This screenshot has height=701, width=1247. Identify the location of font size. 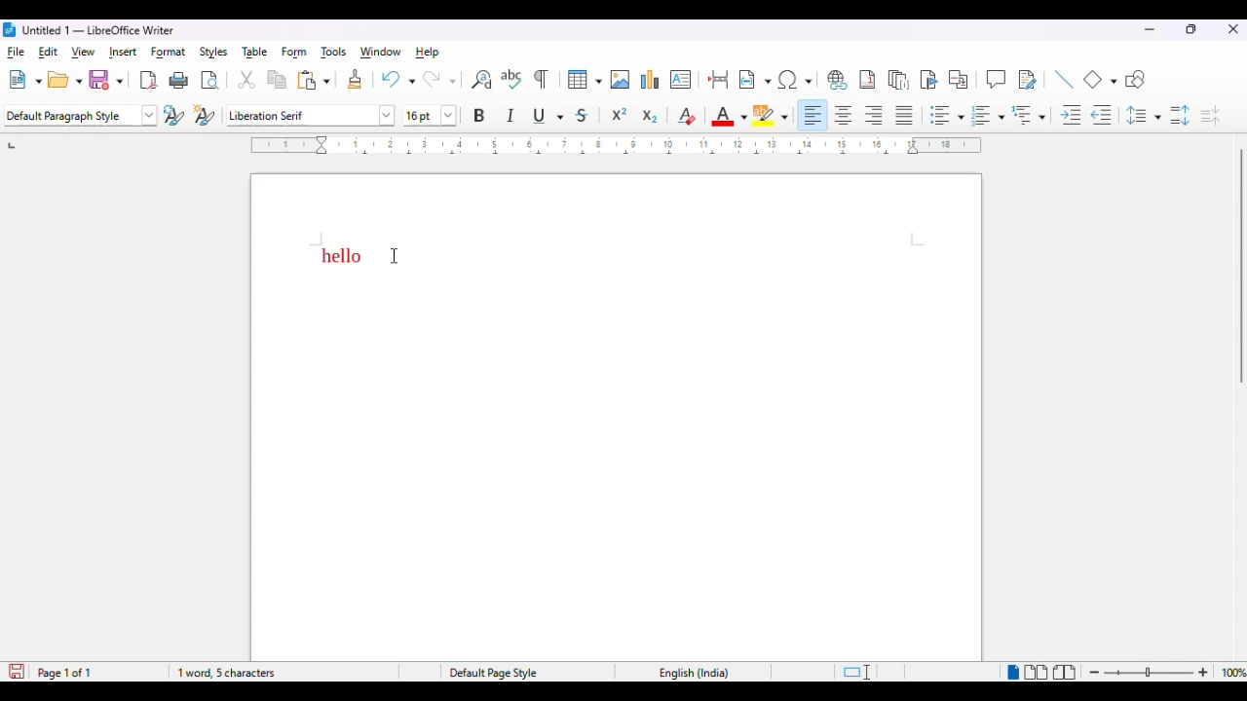
(431, 116).